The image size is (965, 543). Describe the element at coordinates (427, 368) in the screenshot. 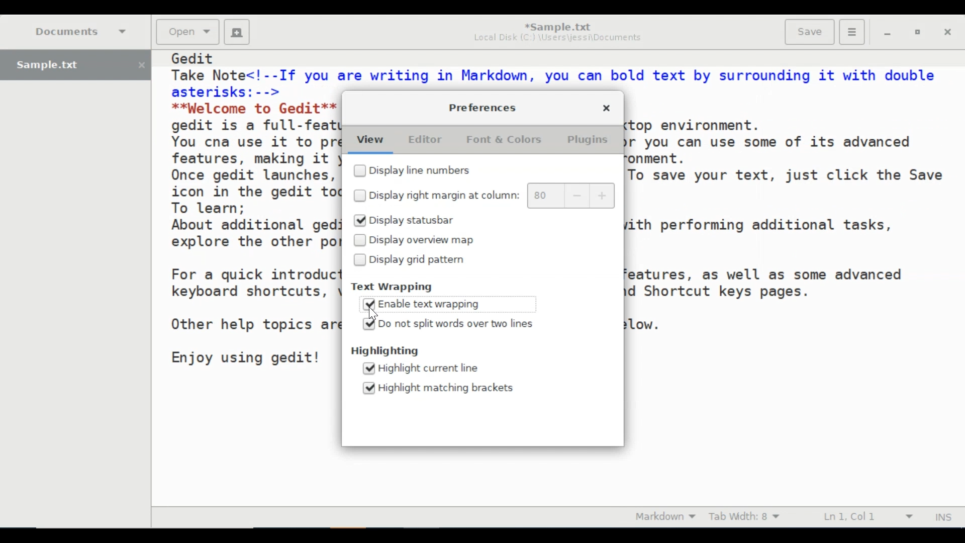

I see `(un)select Highlight current line` at that location.